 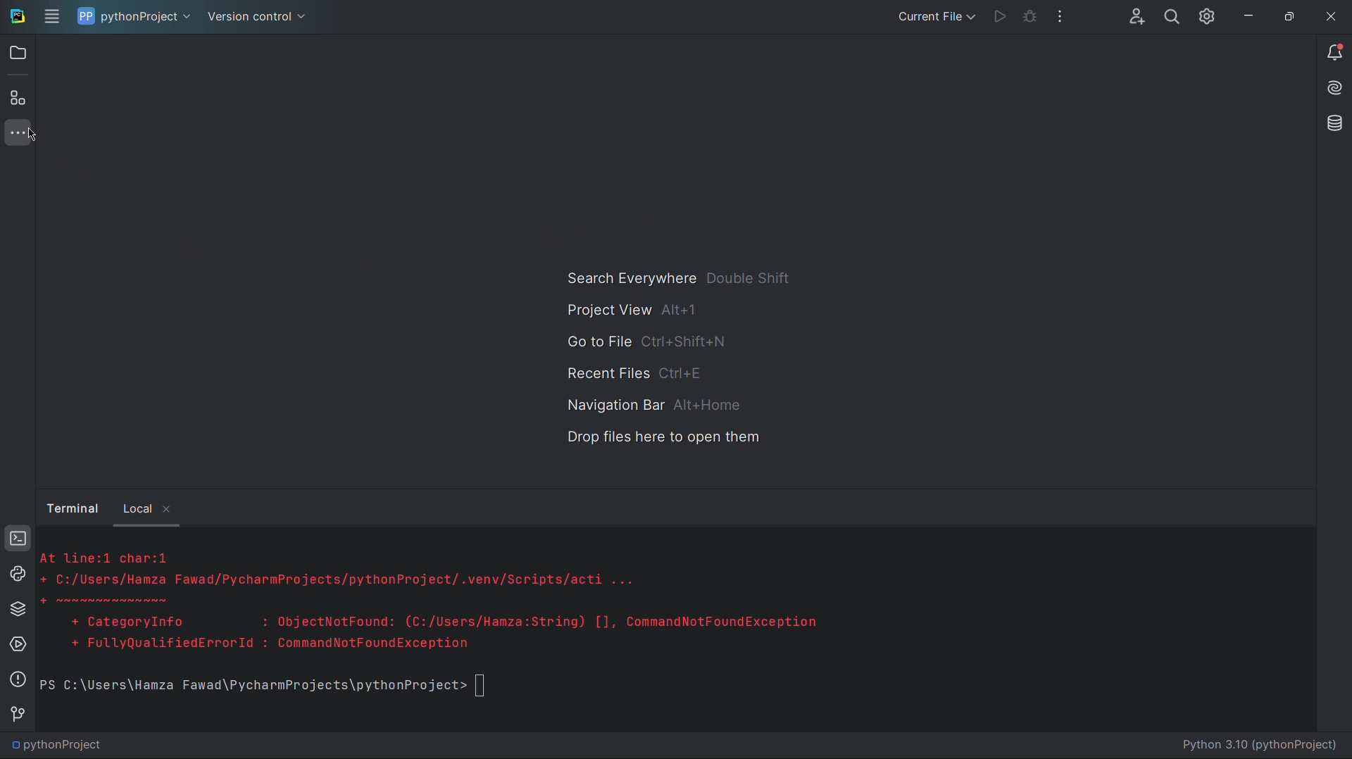 What do you see at coordinates (137, 508) in the screenshot?
I see `Local` at bounding box center [137, 508].